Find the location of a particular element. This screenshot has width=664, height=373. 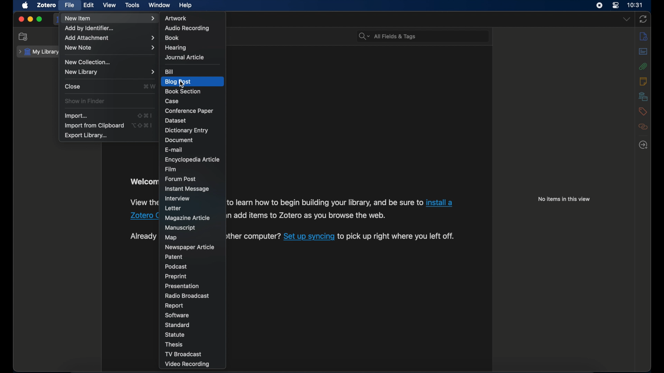

hearing is located at coordinates (175, 48).